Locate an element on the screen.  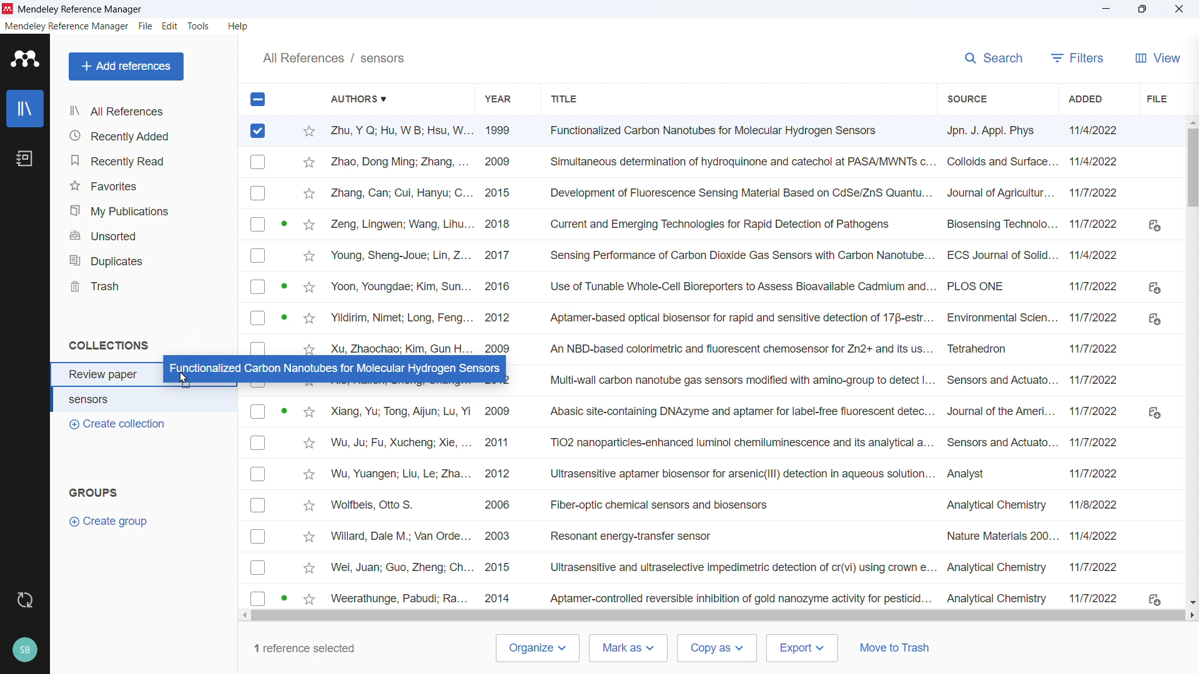
Scroll left  is located at coordinates (244, 616).